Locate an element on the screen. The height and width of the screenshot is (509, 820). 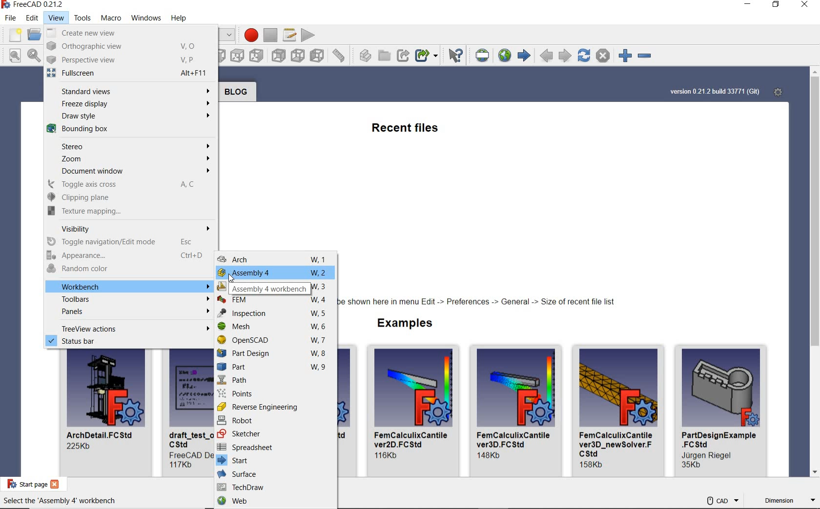
clipping plane is located at coordinates (129, 198).